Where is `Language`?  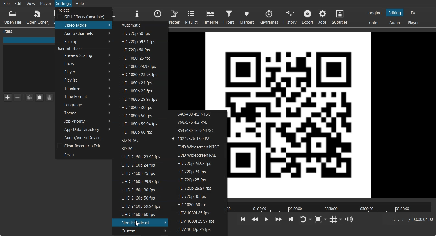 Language is located at coordinates (83, 104).